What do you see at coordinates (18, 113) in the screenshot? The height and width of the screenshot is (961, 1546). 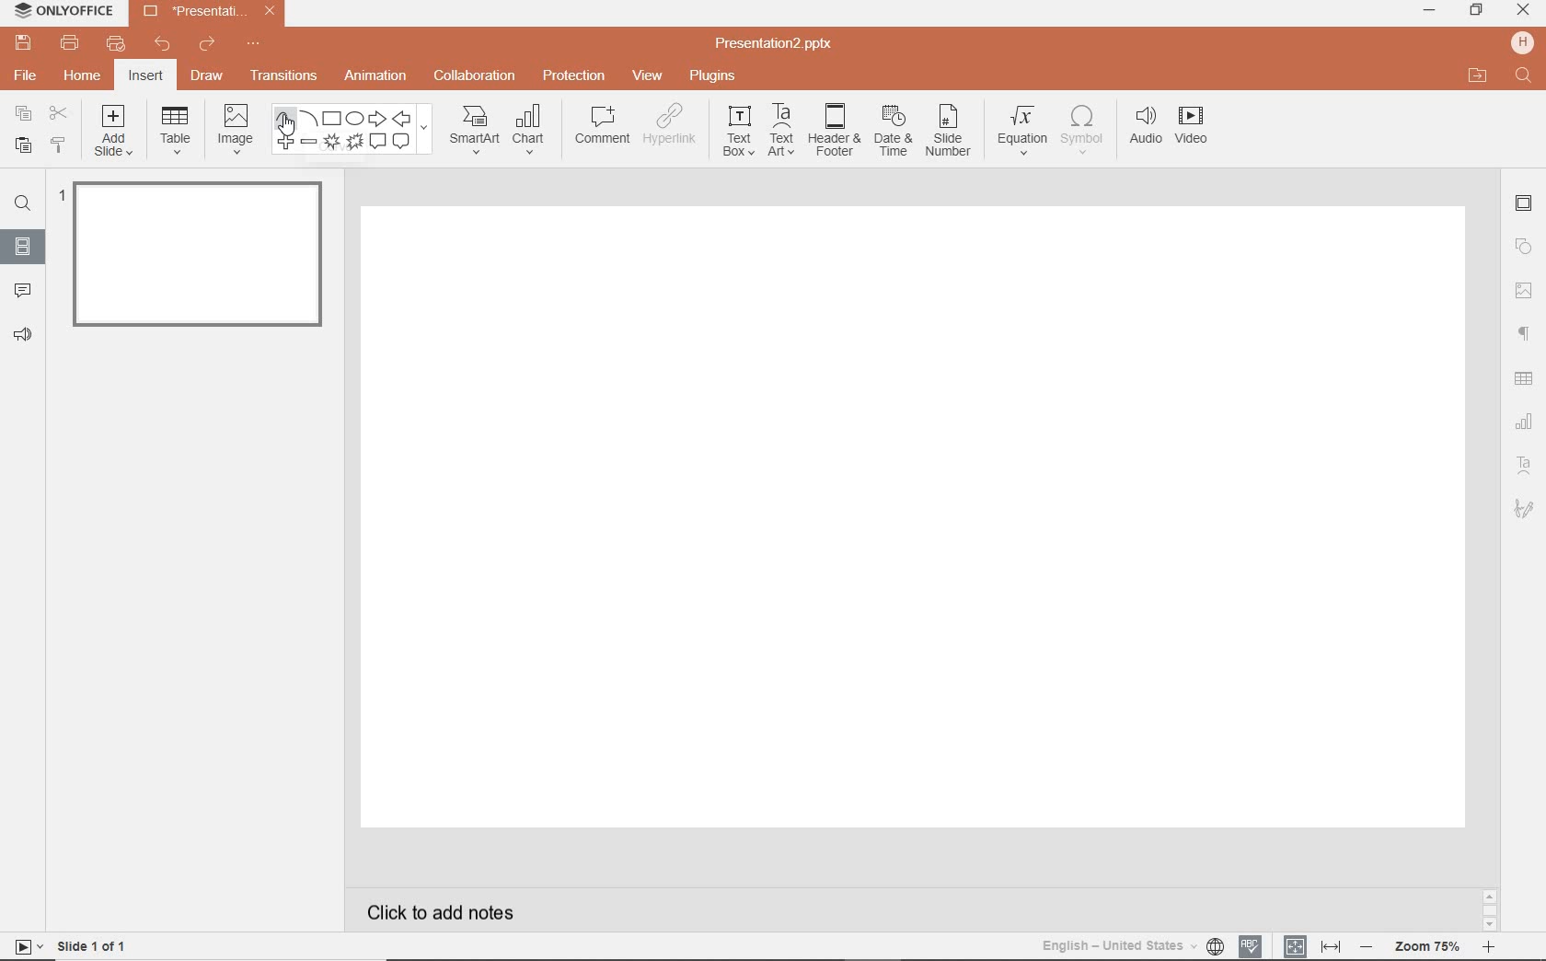 I see `COPY` at bounding box center [18, 113].